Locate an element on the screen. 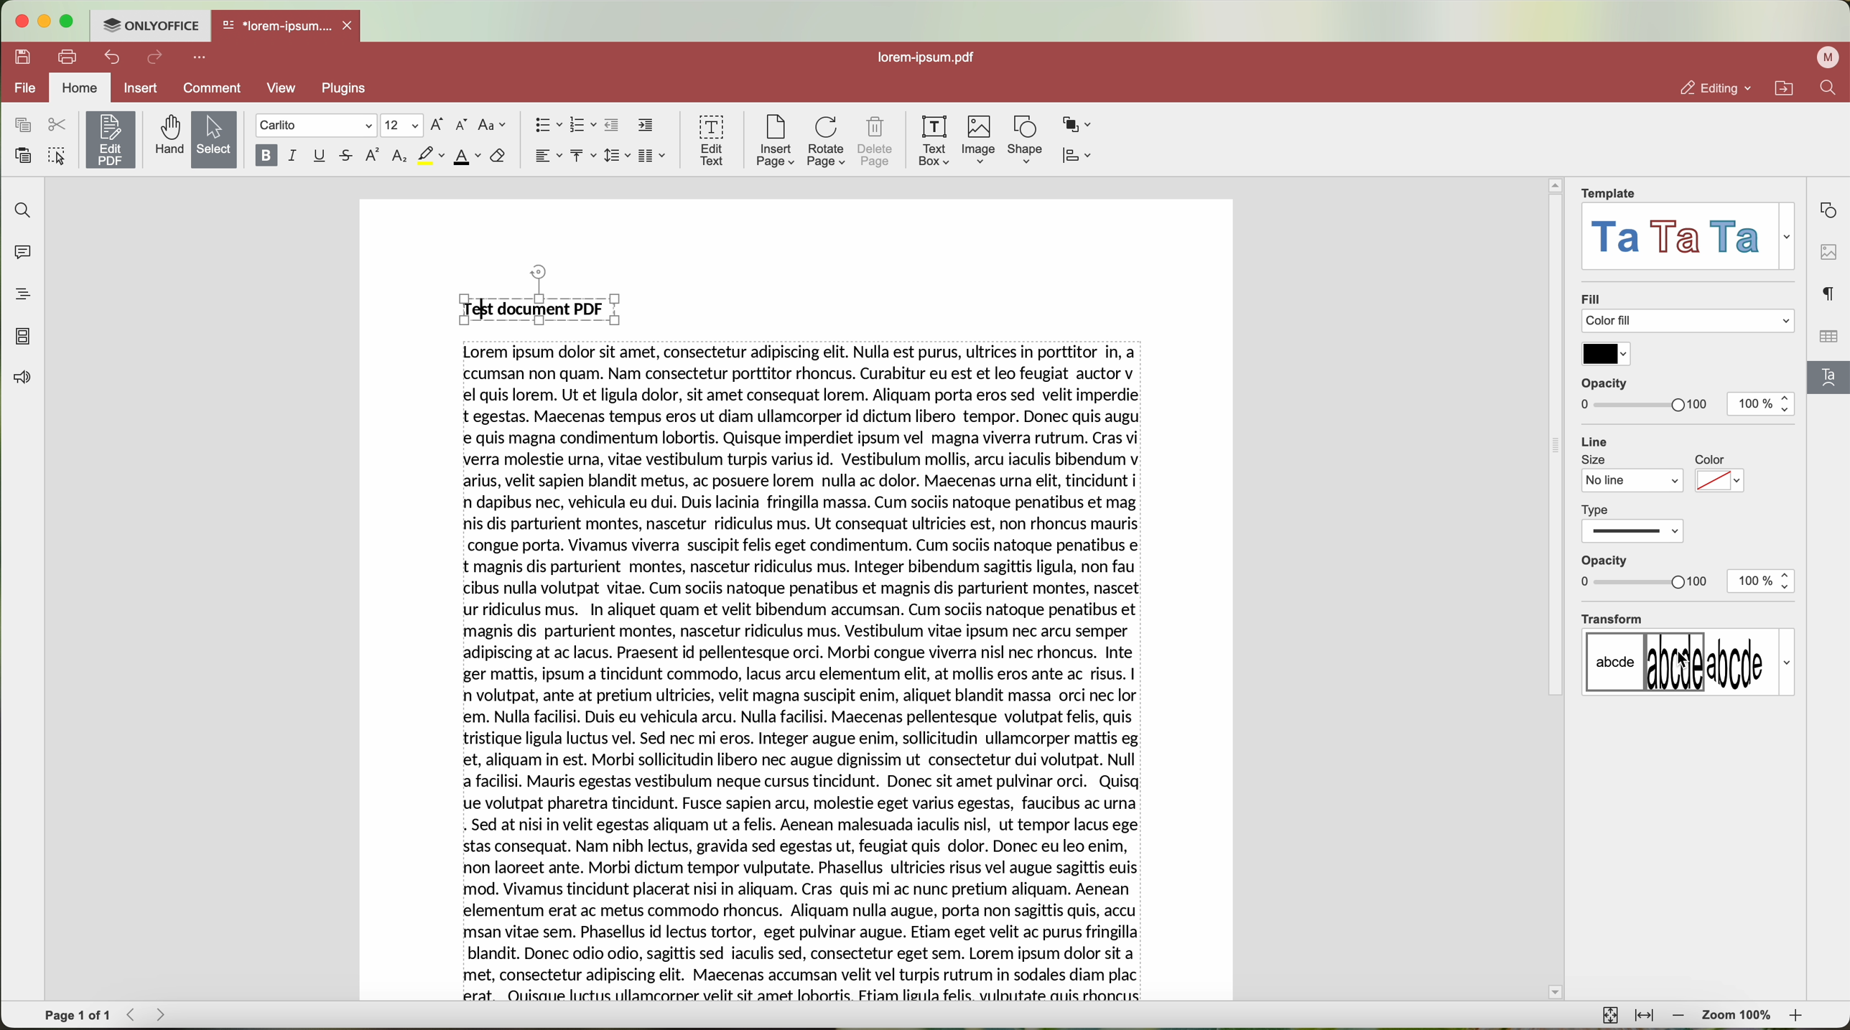 The height and width of the screenshot is (1030, 1850). image is located at coordinates (980, 141).